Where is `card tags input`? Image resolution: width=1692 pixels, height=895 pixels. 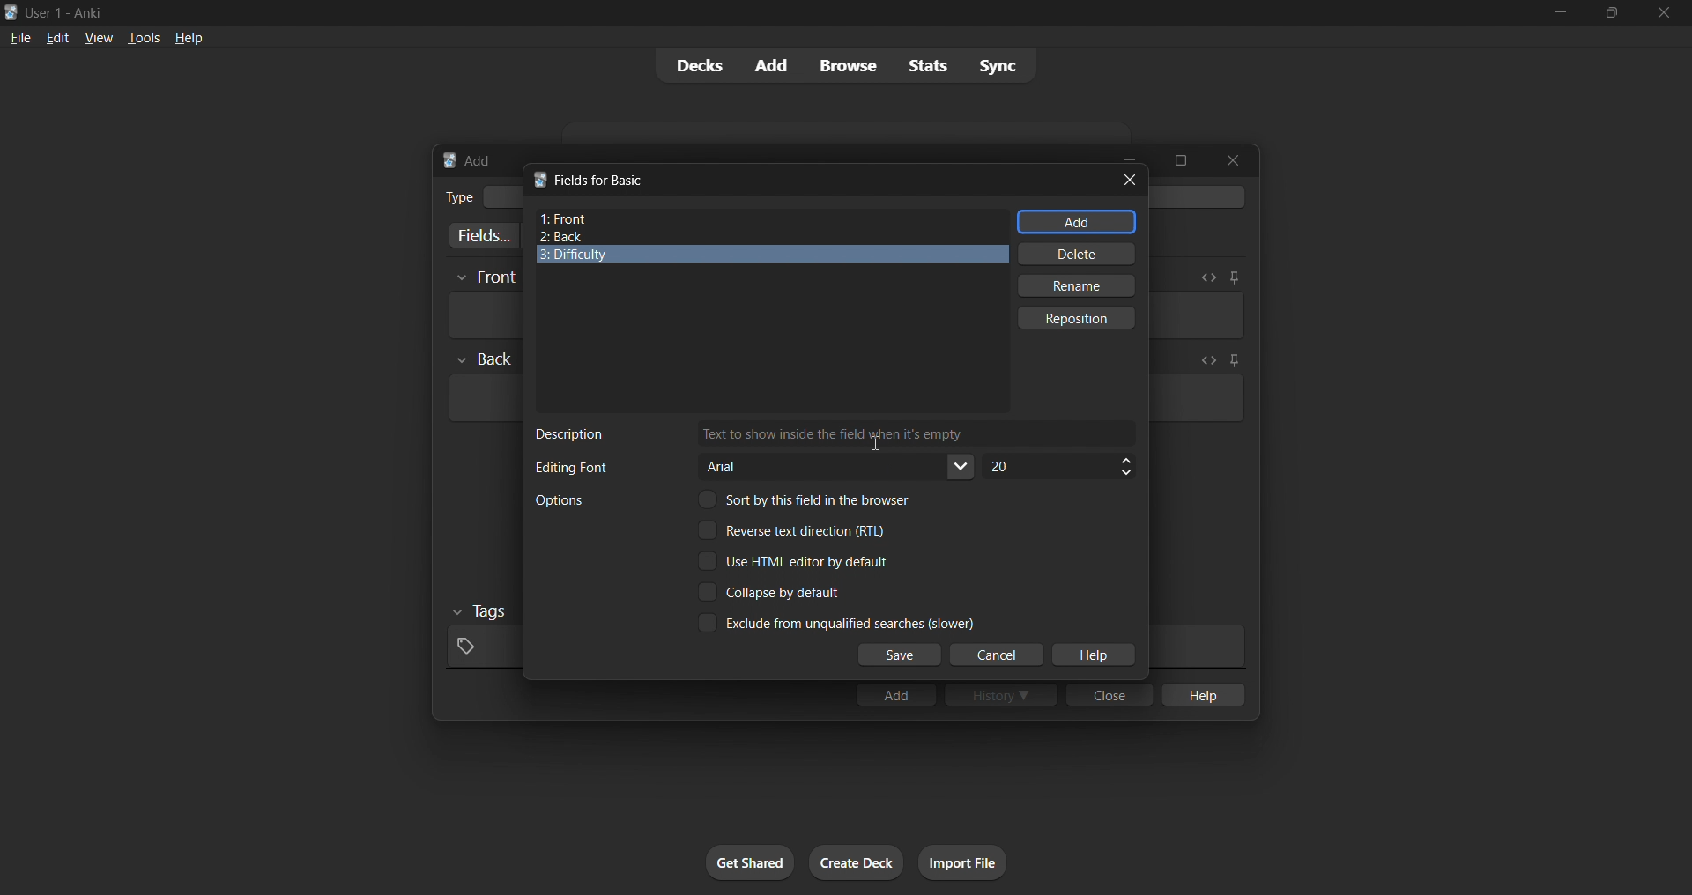
card tags input is located at coordinates (481, 647).